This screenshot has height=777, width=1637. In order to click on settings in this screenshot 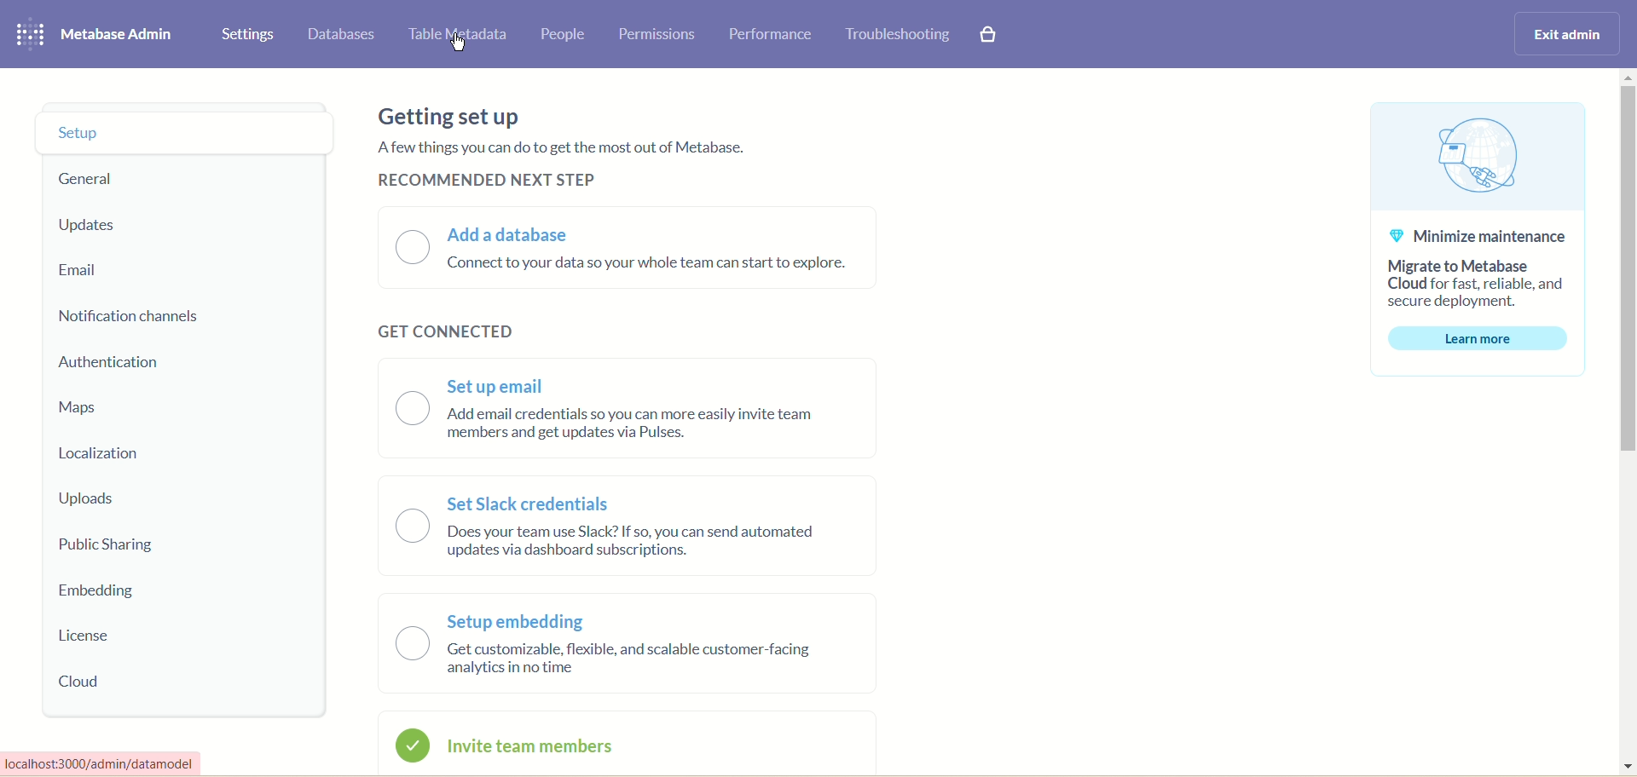, I will do `click(249, 35)`.